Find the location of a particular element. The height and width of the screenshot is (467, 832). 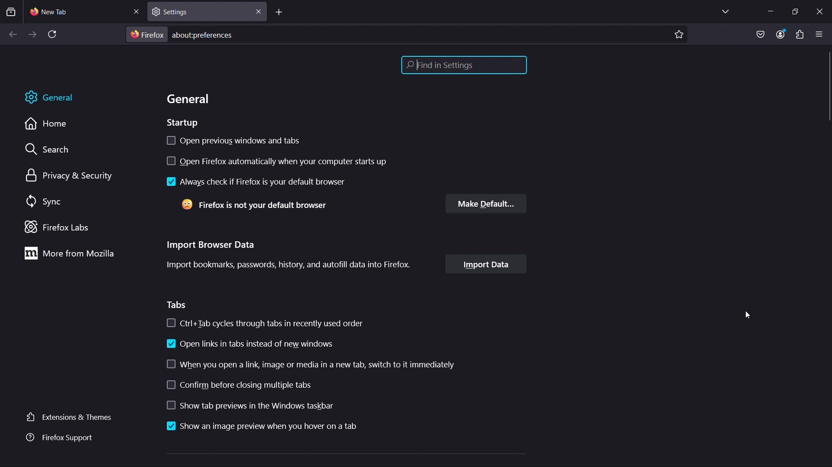

General is located at coordinates (186, 99).